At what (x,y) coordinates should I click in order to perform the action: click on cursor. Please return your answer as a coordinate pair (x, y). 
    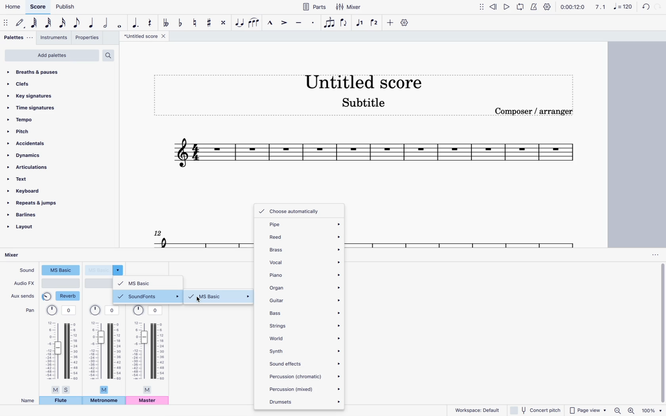
    Looking at the image, I should click on (198, 303).